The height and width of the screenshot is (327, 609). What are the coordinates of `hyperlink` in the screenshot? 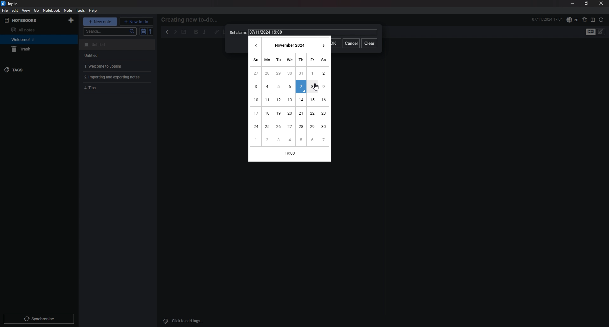 It's located at (217, 32).